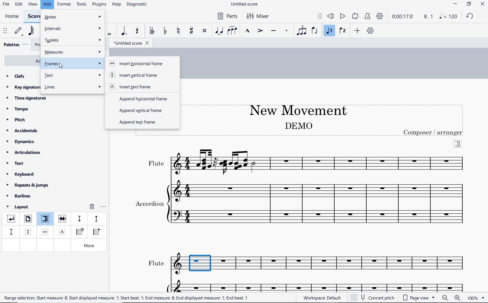 The width and height of the screenshot is (488, 303). Describe the element at coordinates (371, 31) in the screenshot. I see `customize toolbar` at that location.